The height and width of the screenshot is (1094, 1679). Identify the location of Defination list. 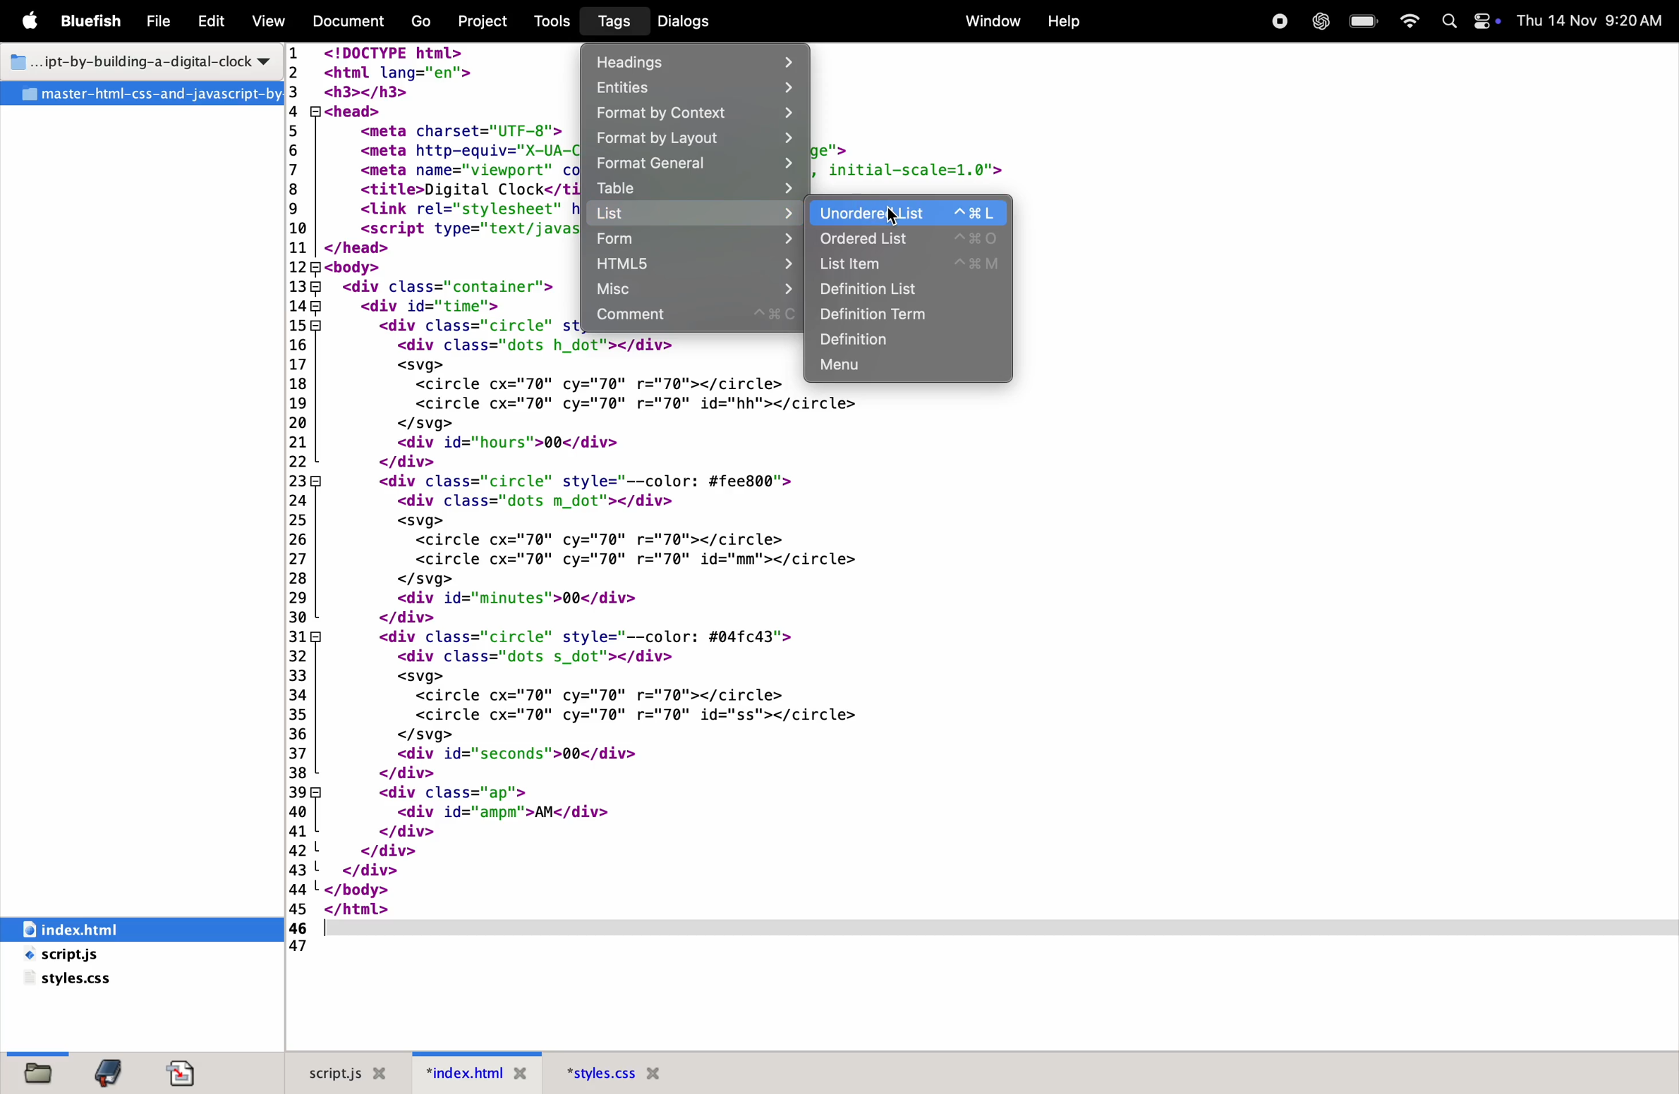
(910, 316).